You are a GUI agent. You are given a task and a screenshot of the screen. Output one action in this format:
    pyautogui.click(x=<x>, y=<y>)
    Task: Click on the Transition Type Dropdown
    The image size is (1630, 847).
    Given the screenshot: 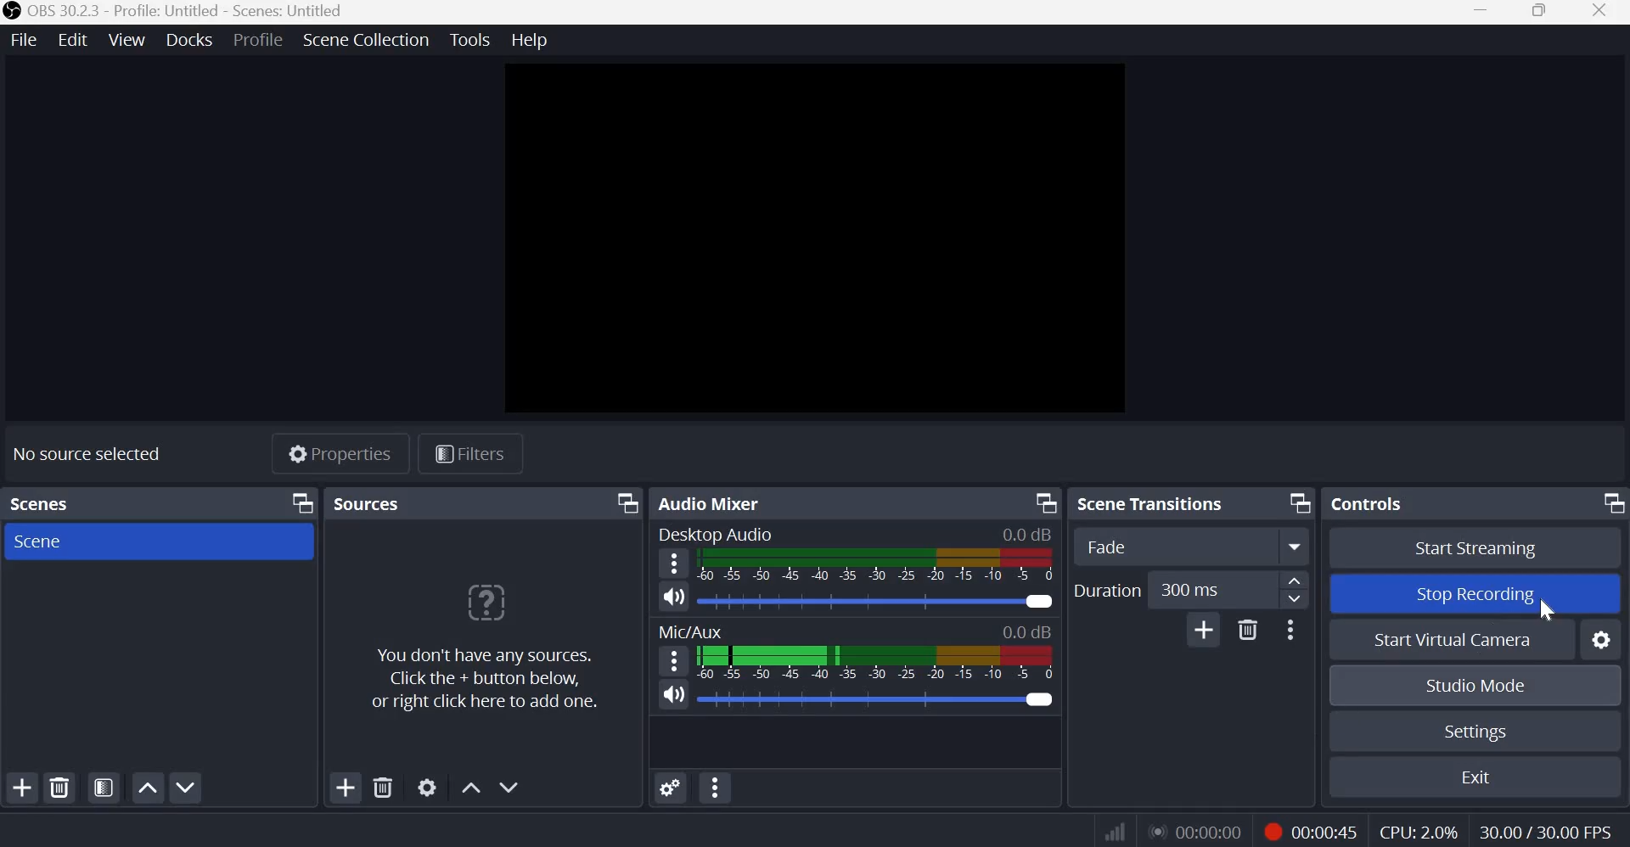 What is the action you would take?
    pyautogui.click(x=1176, y=549)
    